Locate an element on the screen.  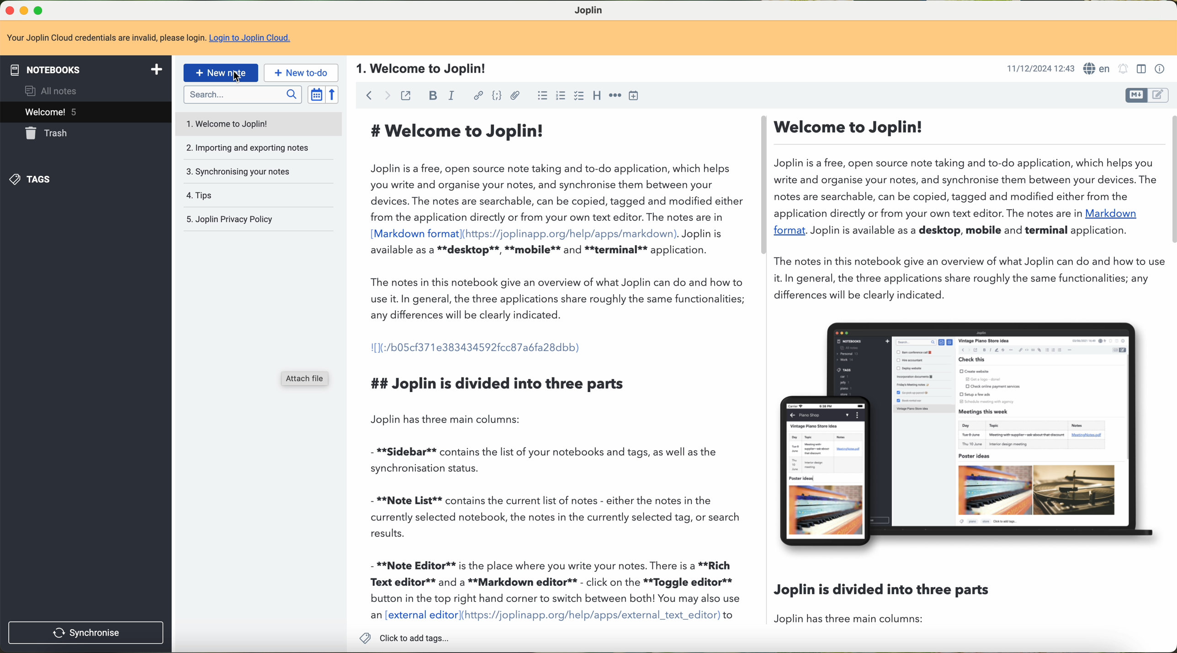
code is located at coordinates (496, 96).